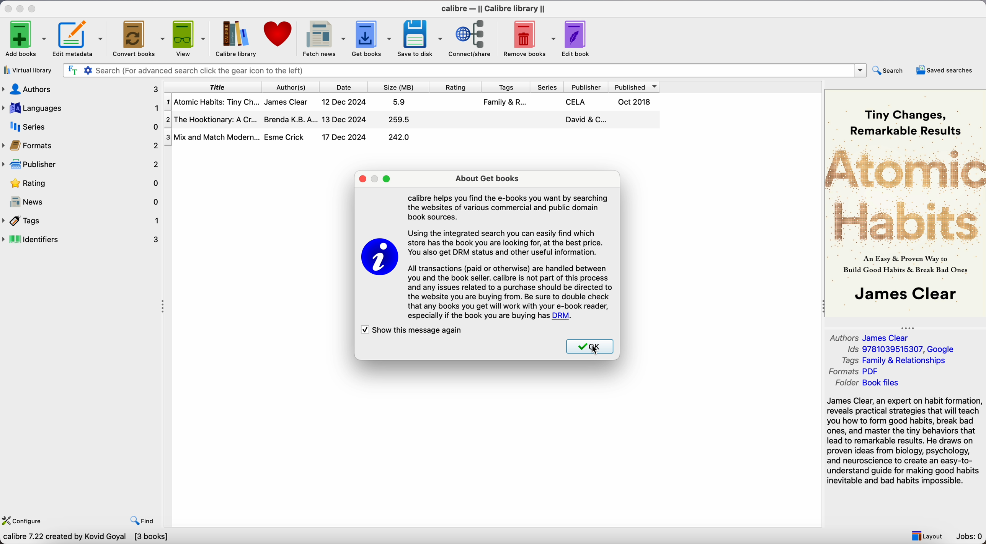 This screenshot has height=544, width=986. What do you see at coordinates (871, 337) in the screenshot?
I see `Authors James Clear` at bounding box center [871, 337].